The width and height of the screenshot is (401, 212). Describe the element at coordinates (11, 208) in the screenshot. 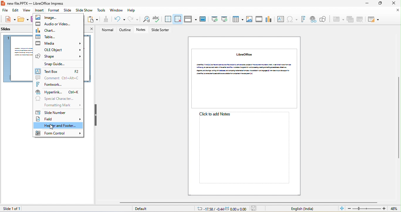

I see `slide 1 of 1` at that location.